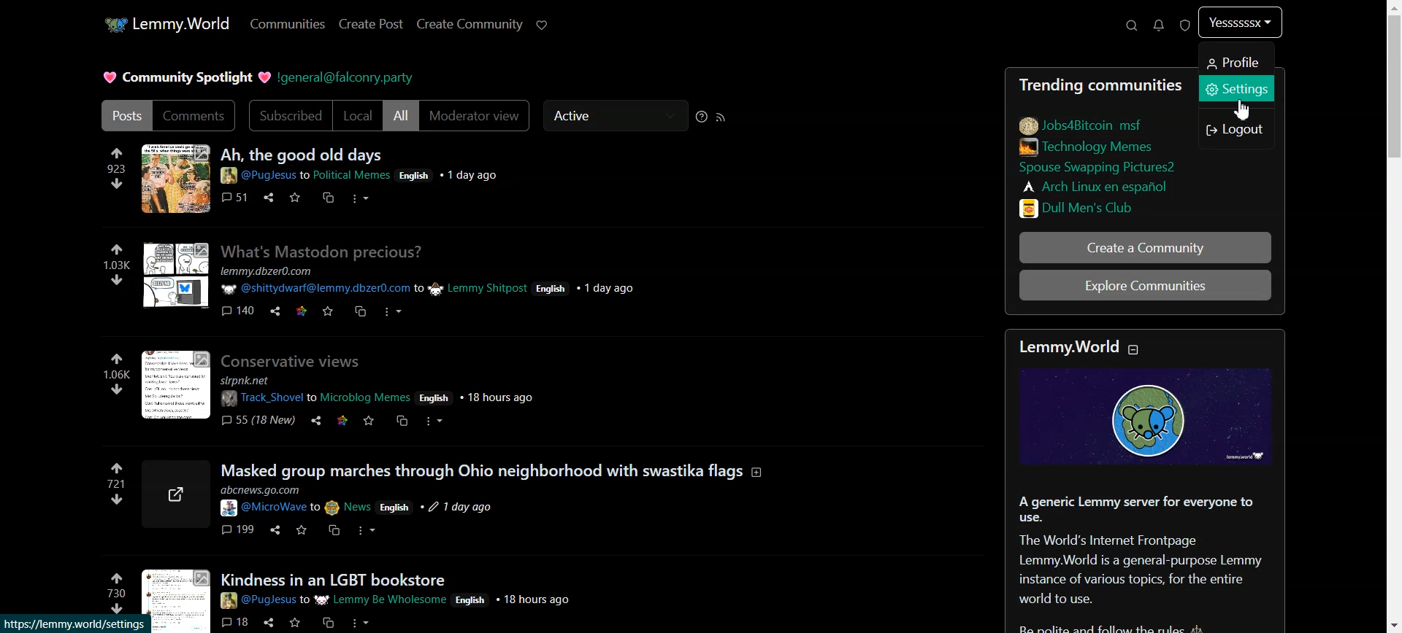 The height and width of the screenshot is (633, 1402). I want to click on link, so click(303, 310).